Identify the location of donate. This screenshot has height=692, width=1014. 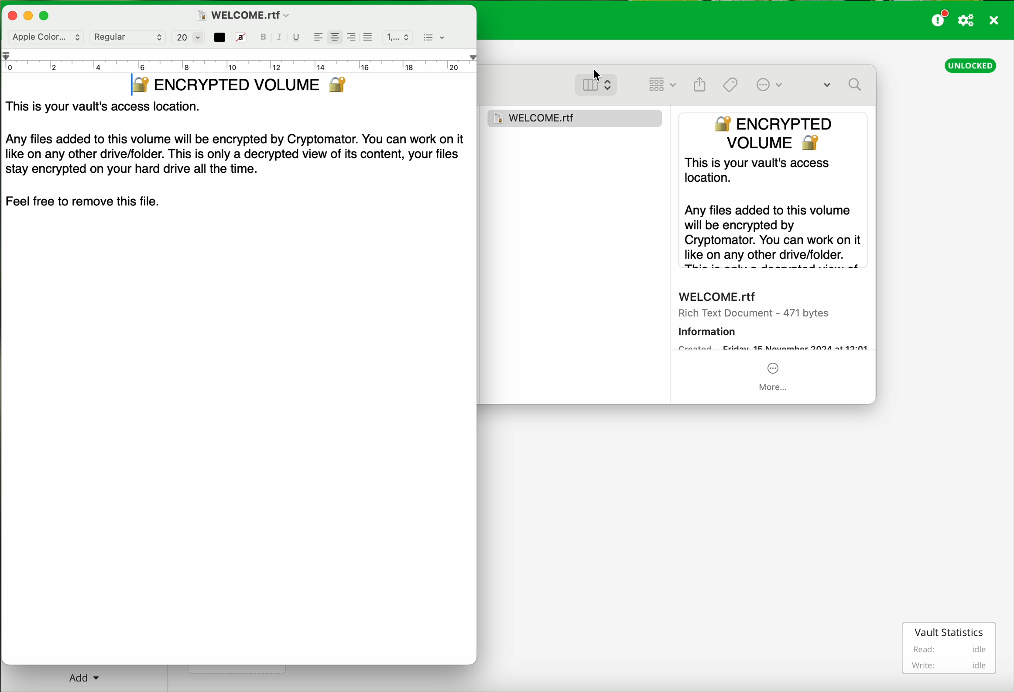
(940, 18).